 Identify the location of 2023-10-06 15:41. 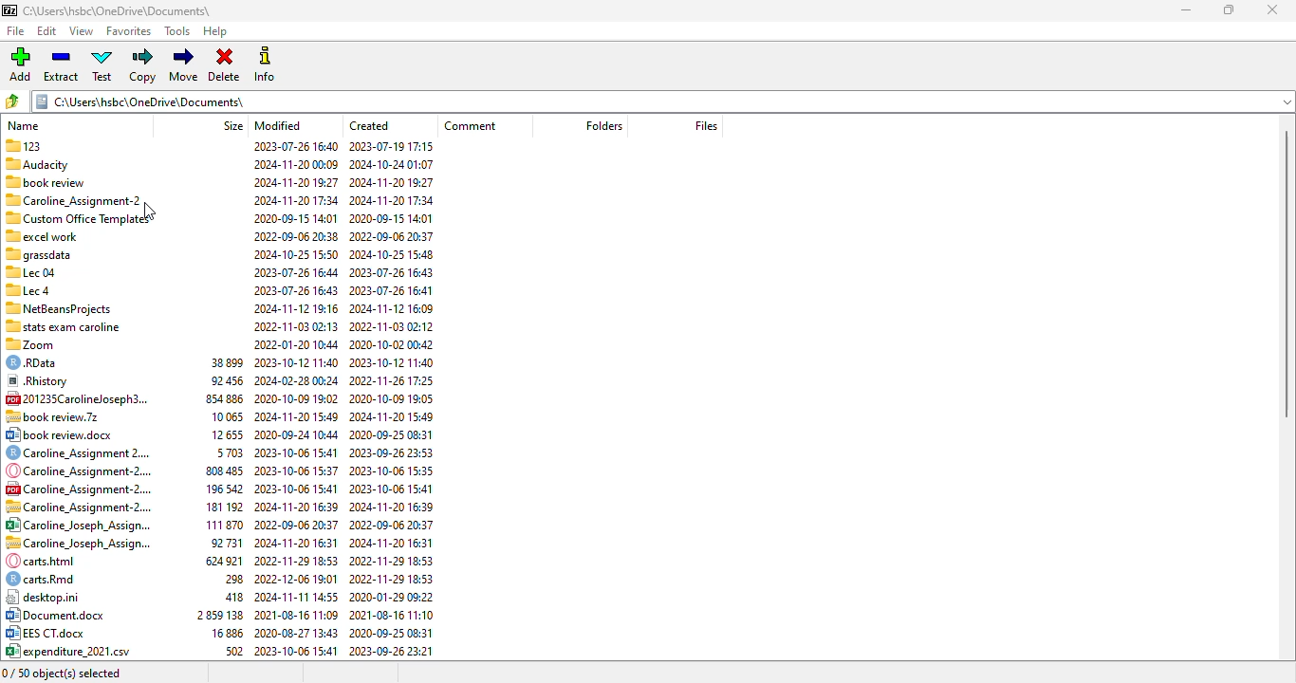
(295, 489).